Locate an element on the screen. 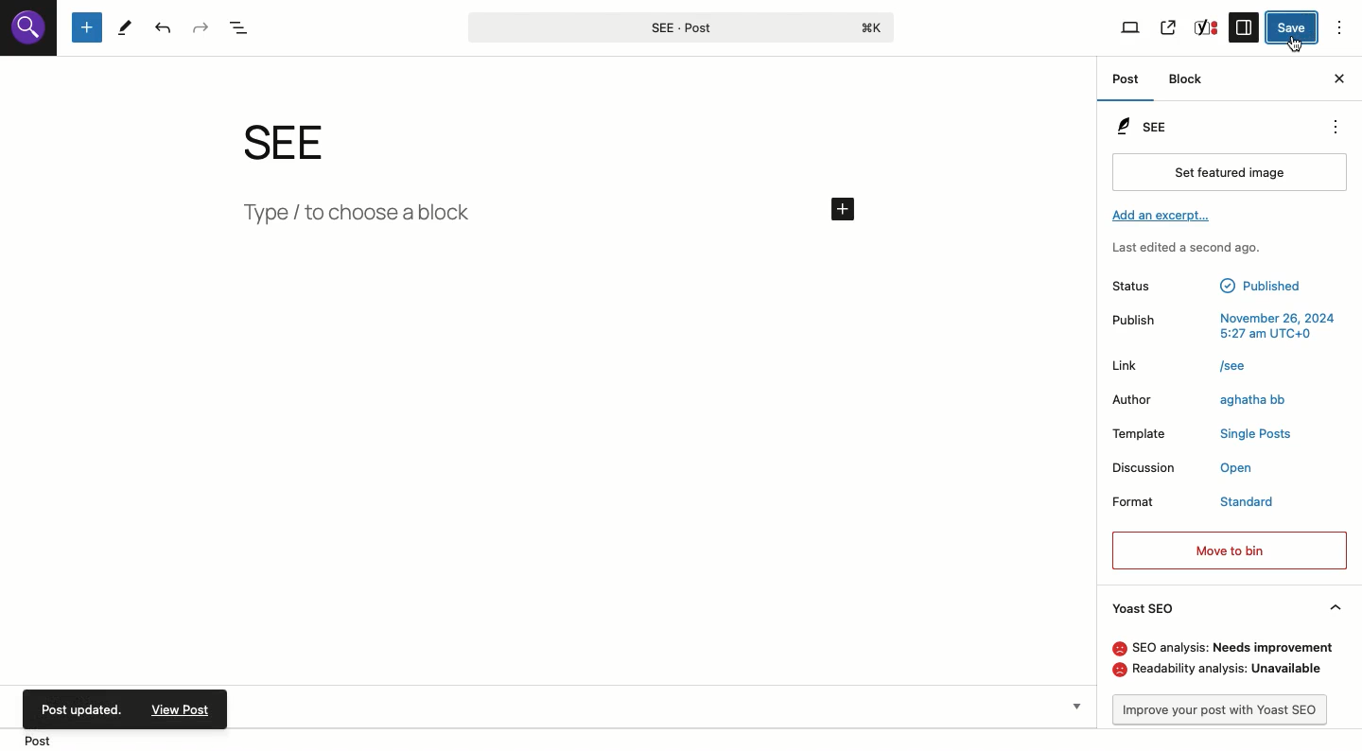 The width and height of the screenshot is (1362, 751). Close is located at coordinates (1339, 79).